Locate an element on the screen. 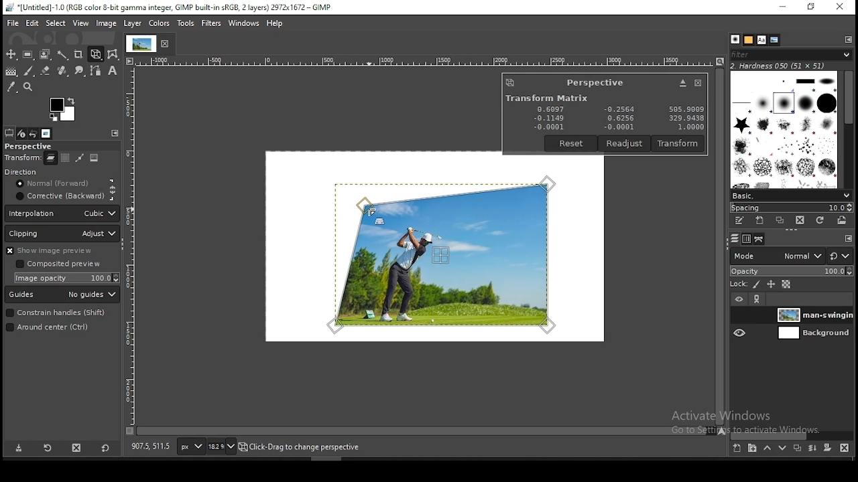 The image size is (858, 482). man-swinging-golf-course.jpg (82.5) is located at coordinates (306, 449).